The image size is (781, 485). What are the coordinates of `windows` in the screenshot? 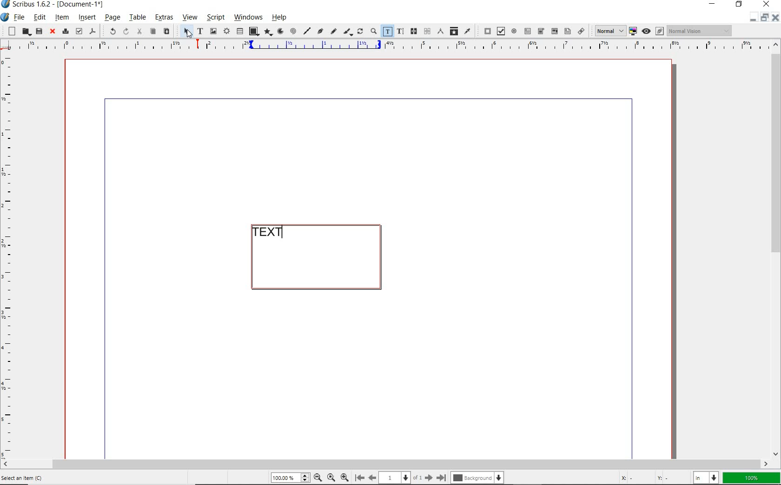 It's located at (249, 18).